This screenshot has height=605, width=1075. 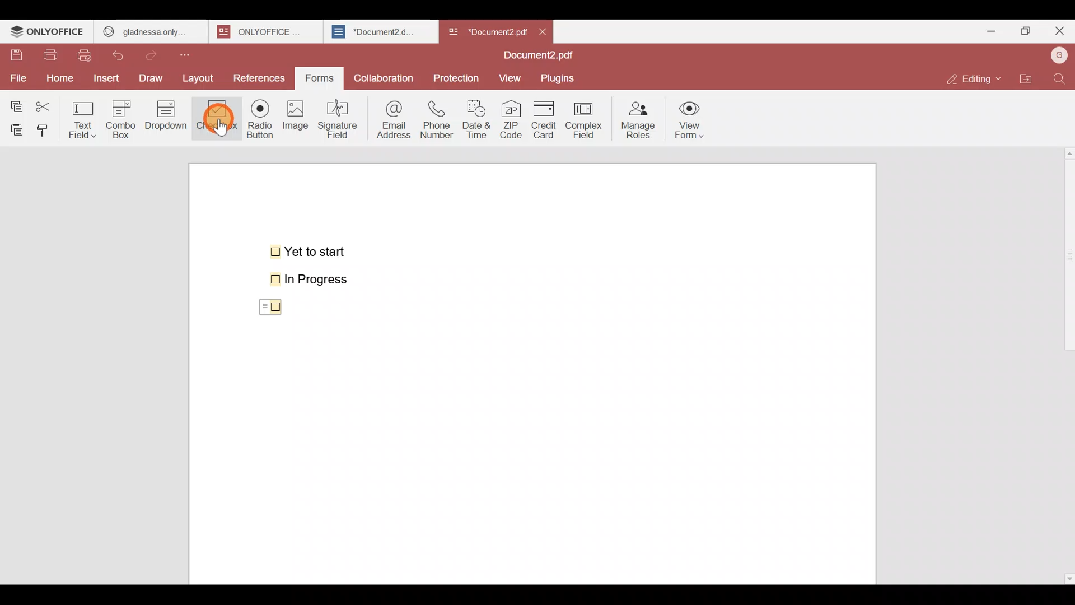 What do you see at coordinates (479, 119) in the screenshot?
I see `Date & time` at bounding box center [479, 119].